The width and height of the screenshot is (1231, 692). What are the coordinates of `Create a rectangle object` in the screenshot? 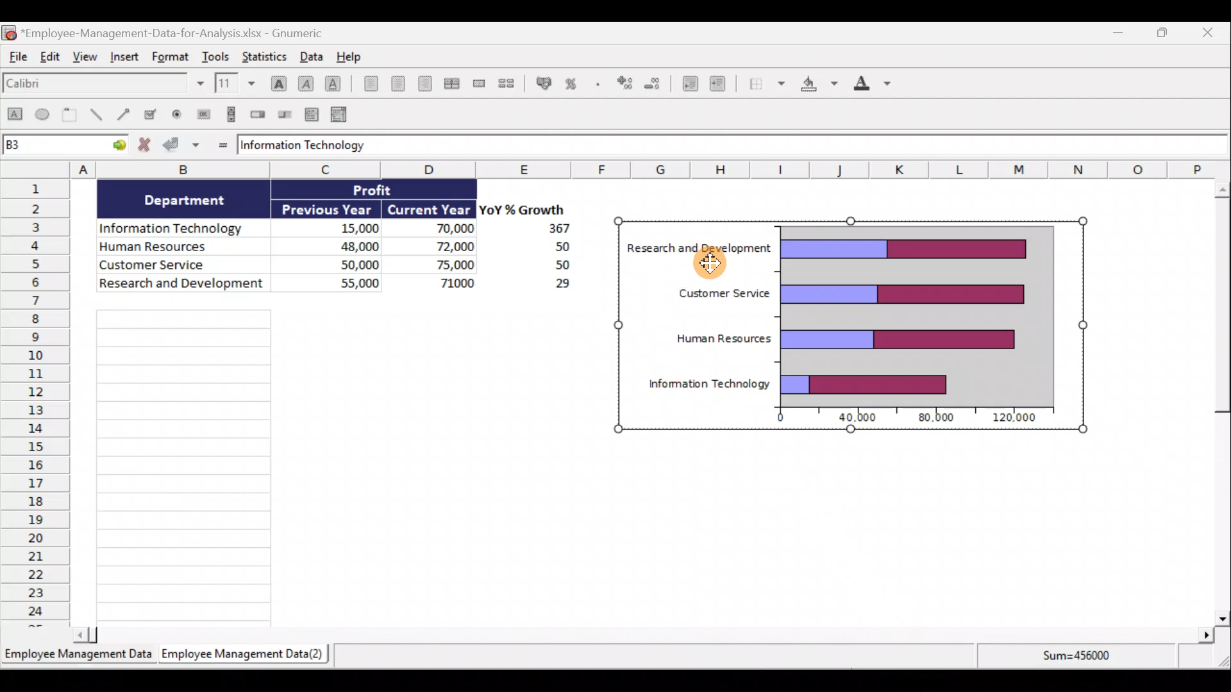 It's located at (14, 117).